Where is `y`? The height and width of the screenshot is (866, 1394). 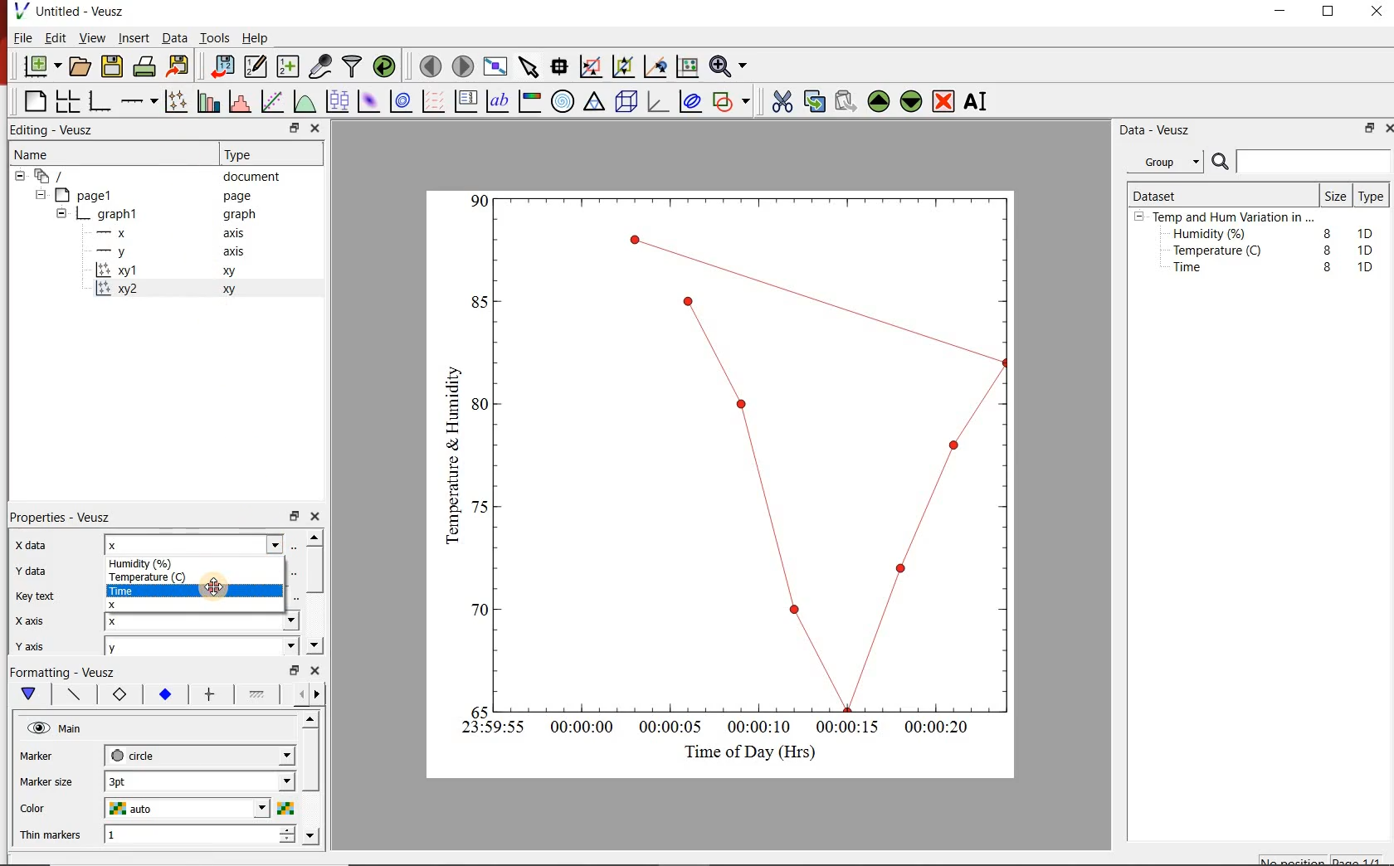 y is located at coordinates (136, 649).